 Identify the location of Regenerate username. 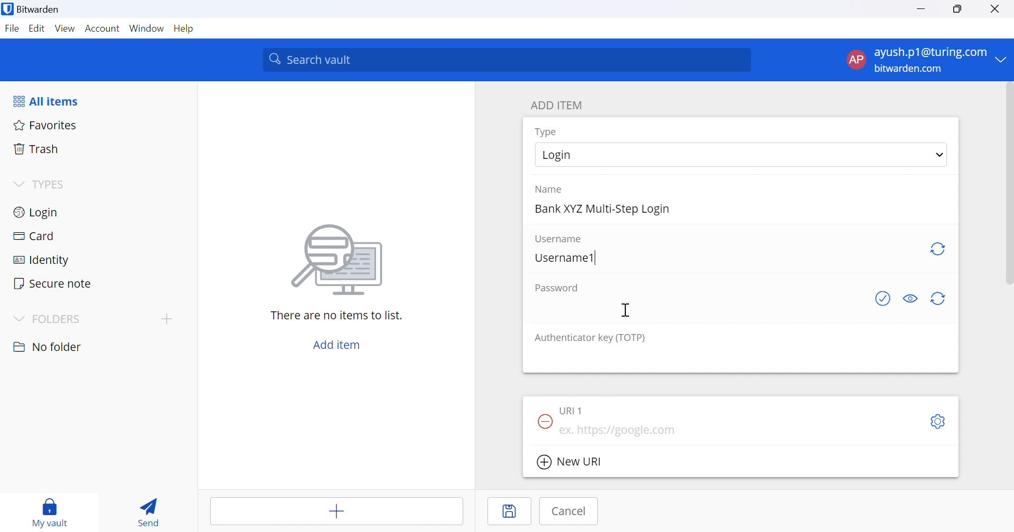
(940, 251).